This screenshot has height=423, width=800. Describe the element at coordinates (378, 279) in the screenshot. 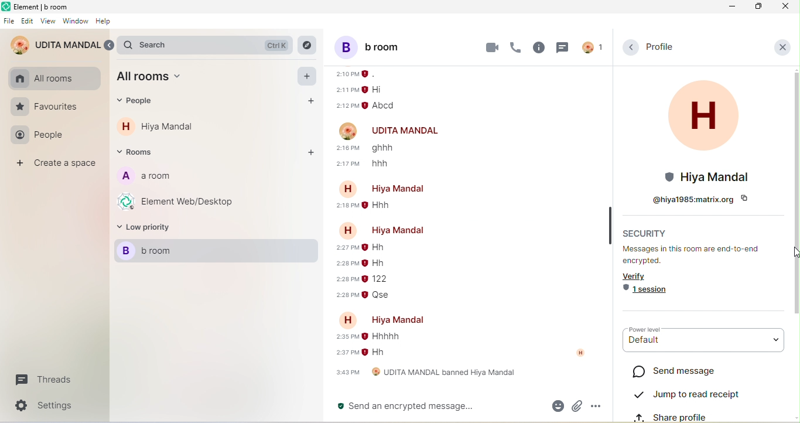

I see `122-older message from hiya mandal` at that location.